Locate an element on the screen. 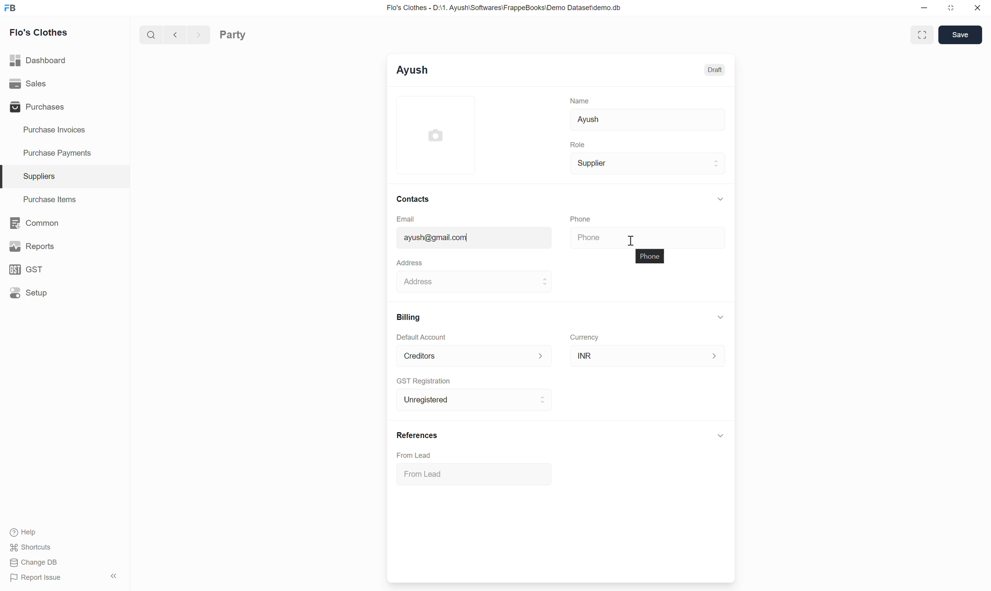 This screenshot has height=591, width=991. Change DB is located at coordinates (35, 562).